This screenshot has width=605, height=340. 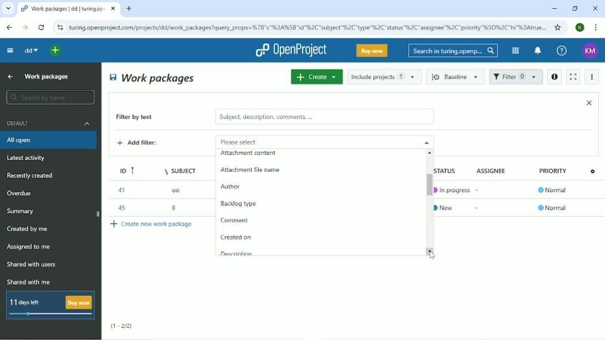 I want to click on Buy now, so click(x=372, y=50).